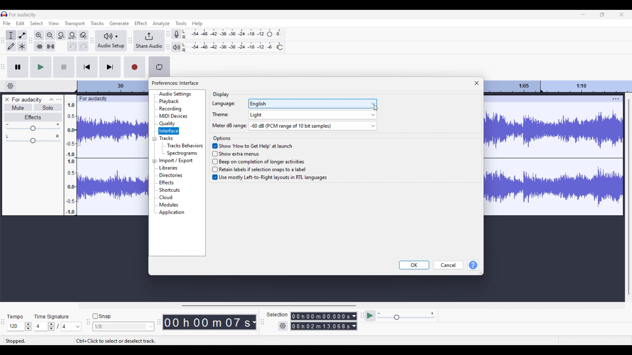 This screenshot has height=355, width=632. What do you see at coordinates (629, 197) in the screenshot?
I see `Vertical slide bar` at bounding box center [629, 197].